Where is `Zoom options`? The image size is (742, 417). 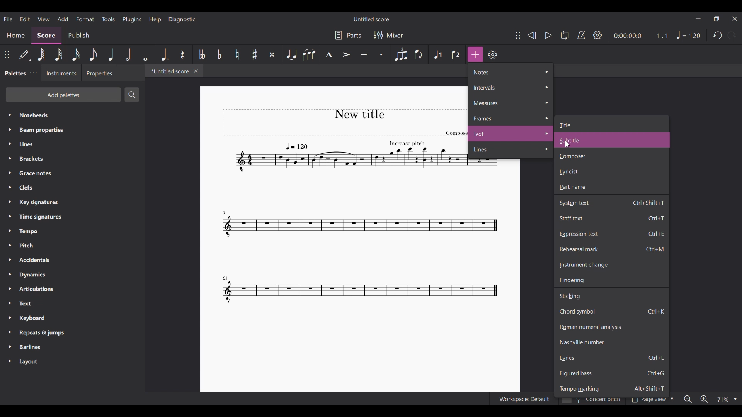 Zoom options is located at coordinates (727, 399).